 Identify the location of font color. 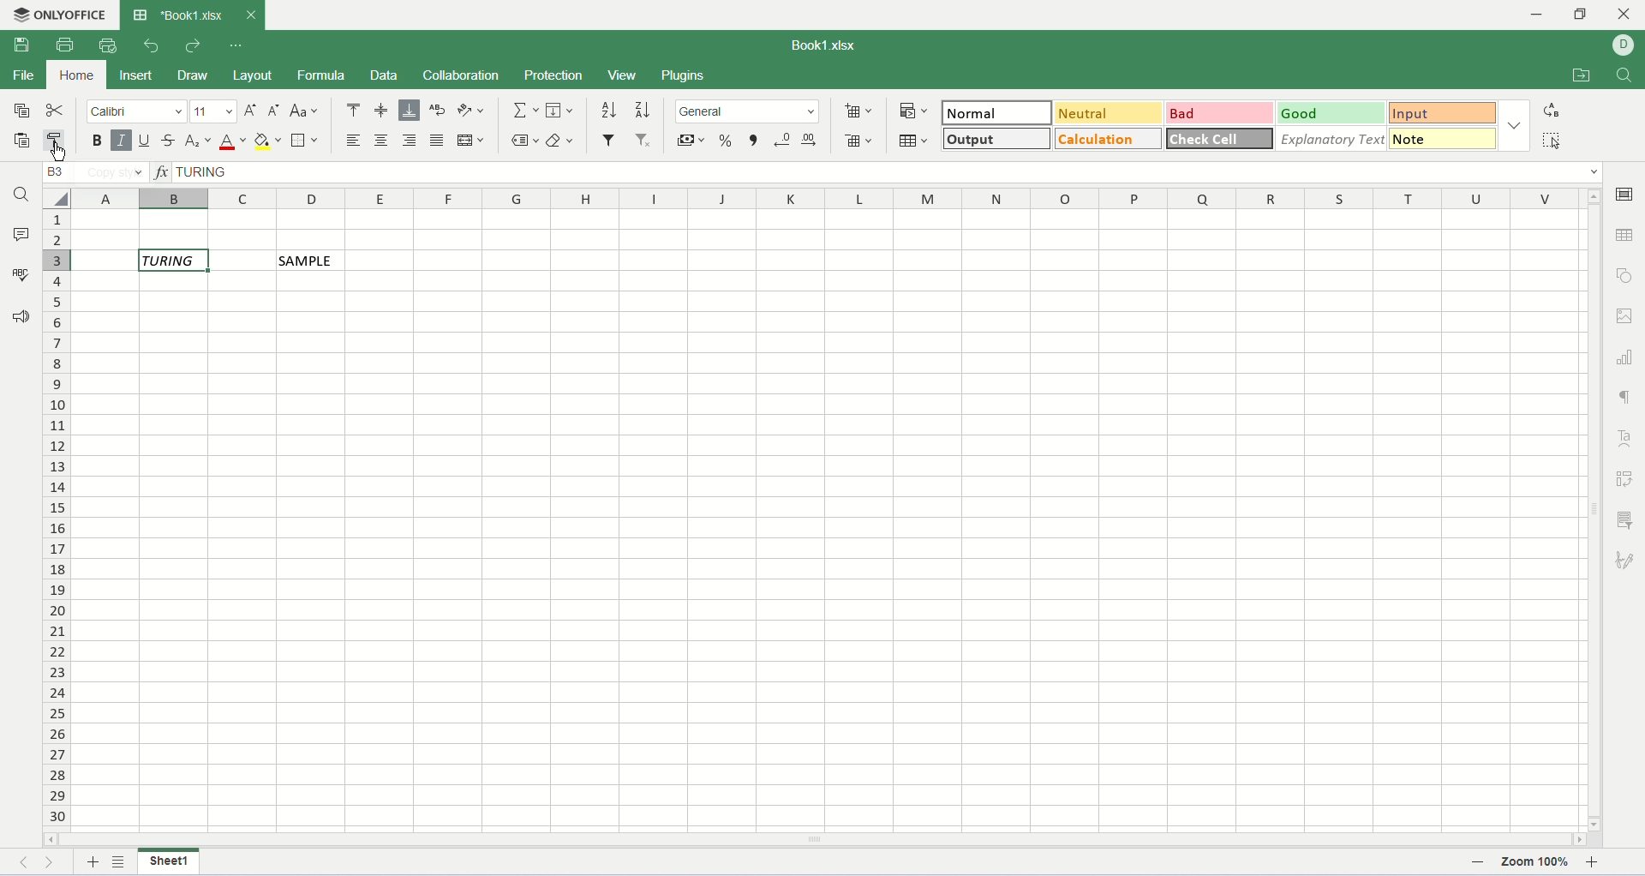
(233, 141).